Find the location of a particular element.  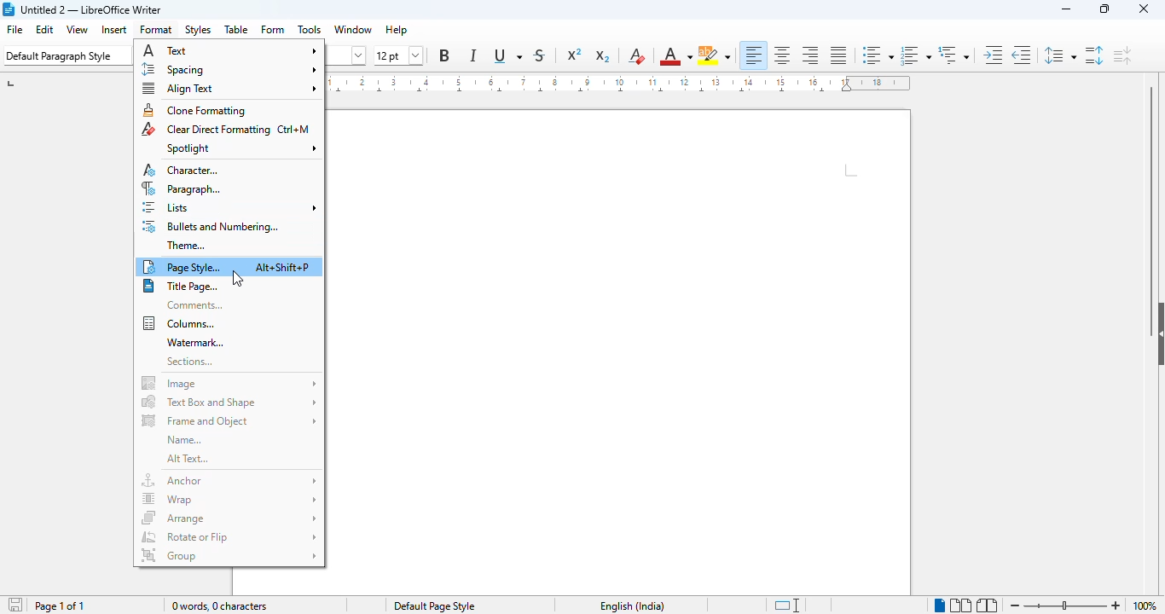

watermark is located at coordinates (193, 343).